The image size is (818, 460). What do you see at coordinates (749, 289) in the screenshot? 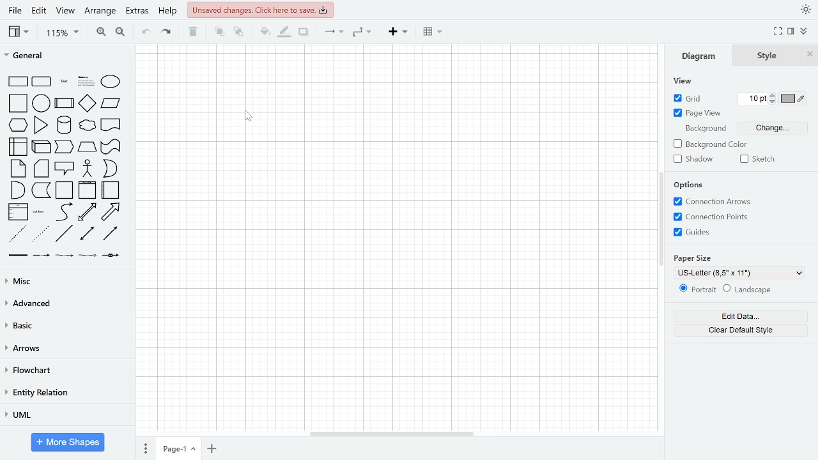
I see `landscape` at bounding box center [749, 289].